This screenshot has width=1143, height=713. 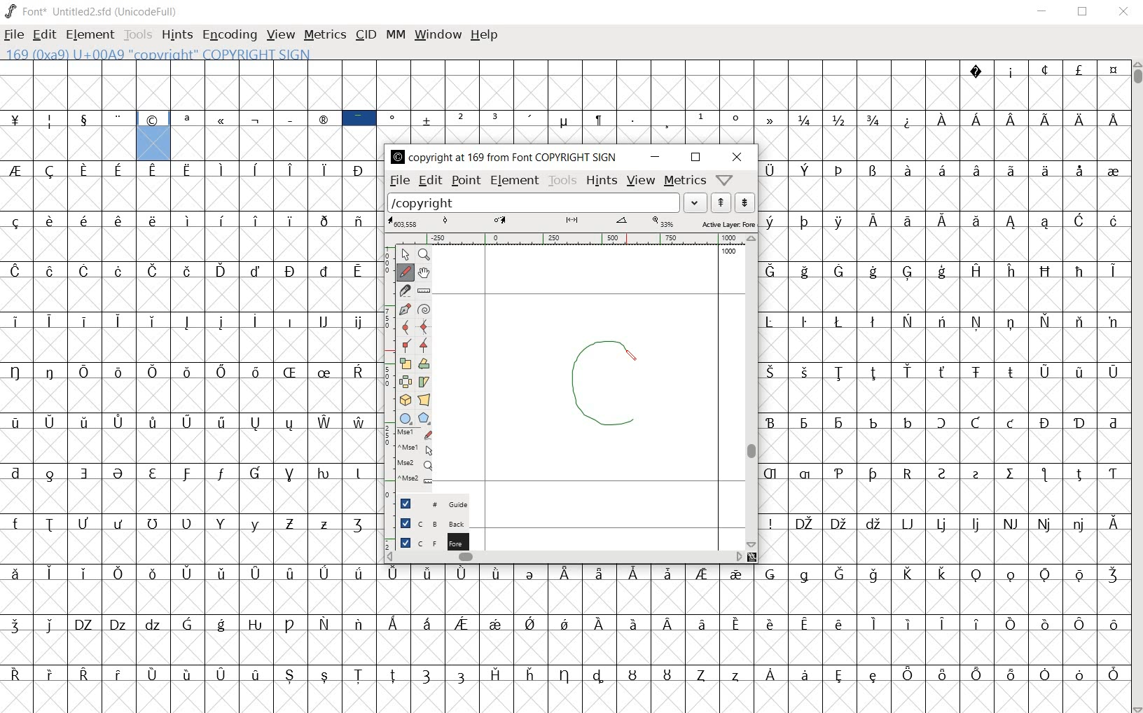 What do you see at coordinates (570, 239) in the screenshot?
I see `ruler` at bounding box center [570, 239].